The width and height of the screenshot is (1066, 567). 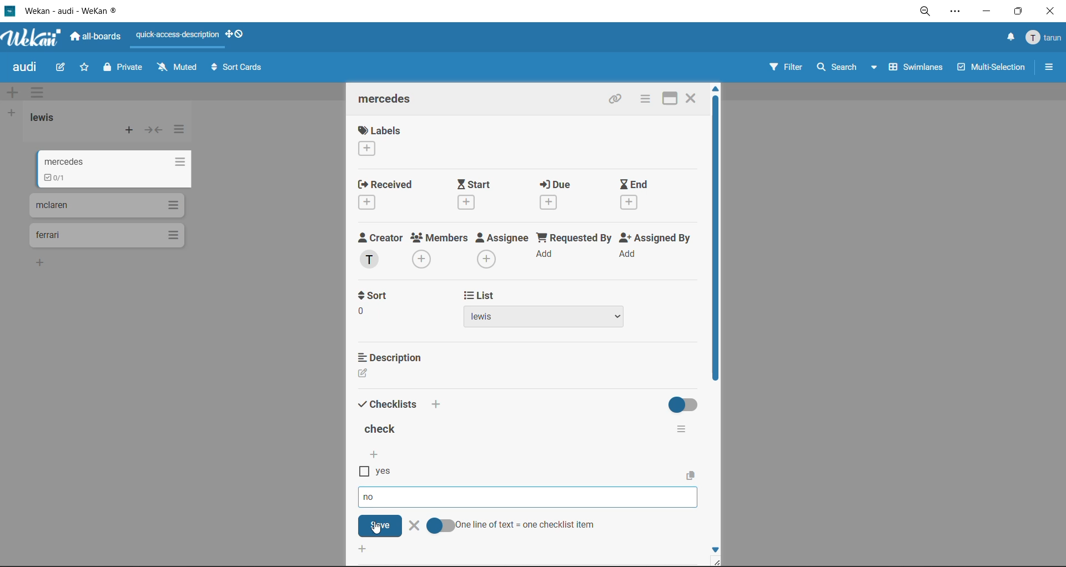 I want to click on close, so click(x=1049, y=12).